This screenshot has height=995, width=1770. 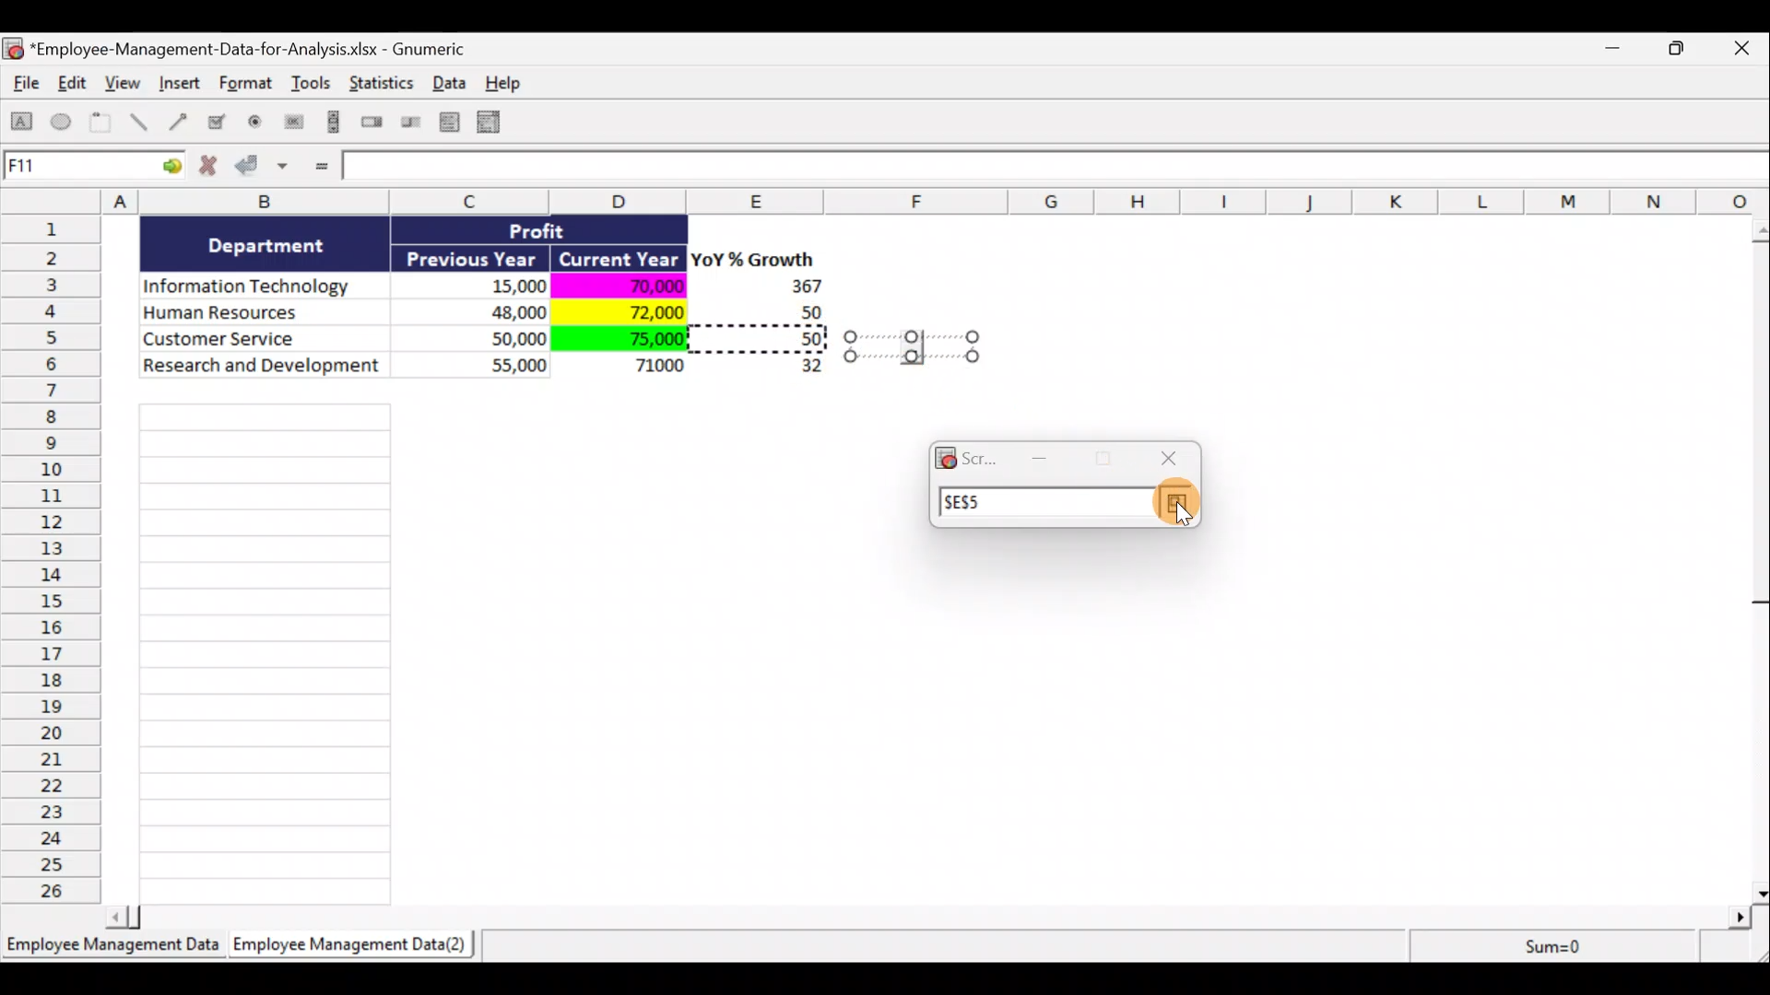 I want to click on Document name, so click(x=244, y=51).